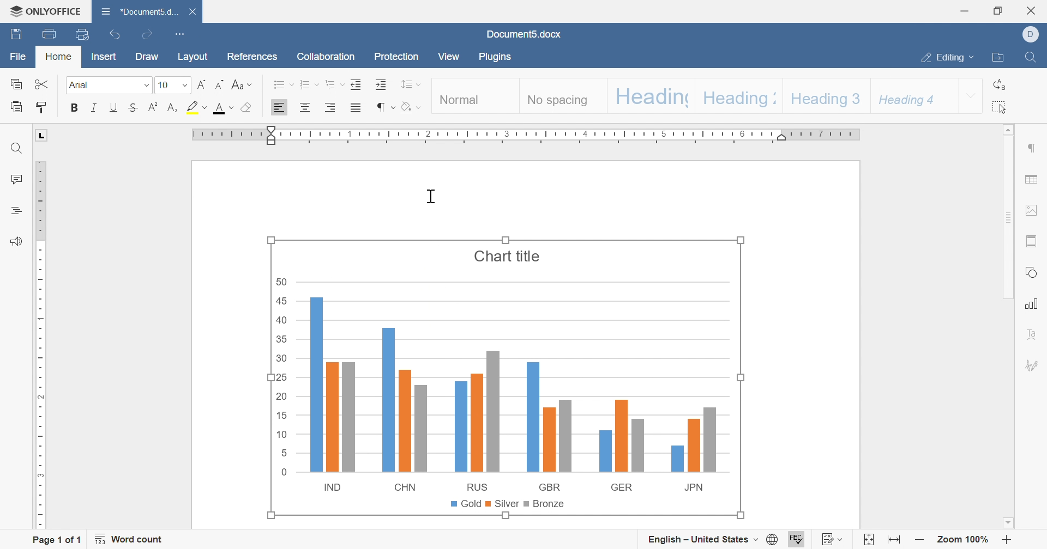 This screenshot has width=1047, height=549. What do you see at coordinates (39, 345) in the screenshot?
I see `ruler` at bounding box center [39, 345].